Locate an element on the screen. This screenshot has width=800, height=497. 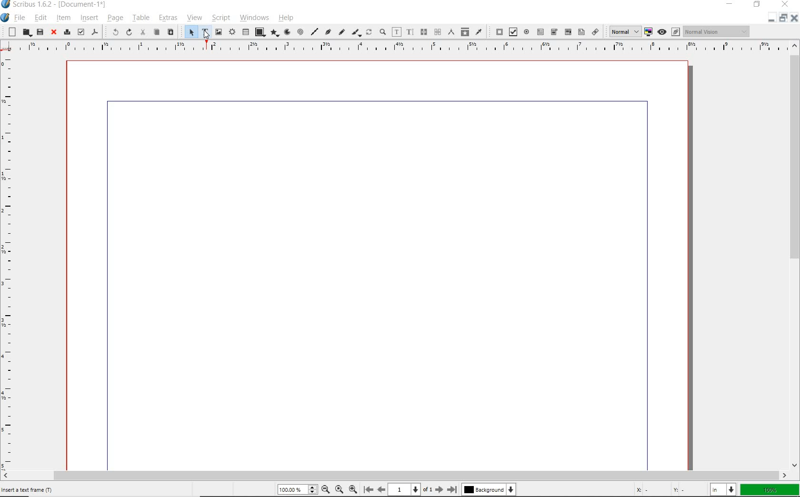
new is located at coordinates (12, 31).